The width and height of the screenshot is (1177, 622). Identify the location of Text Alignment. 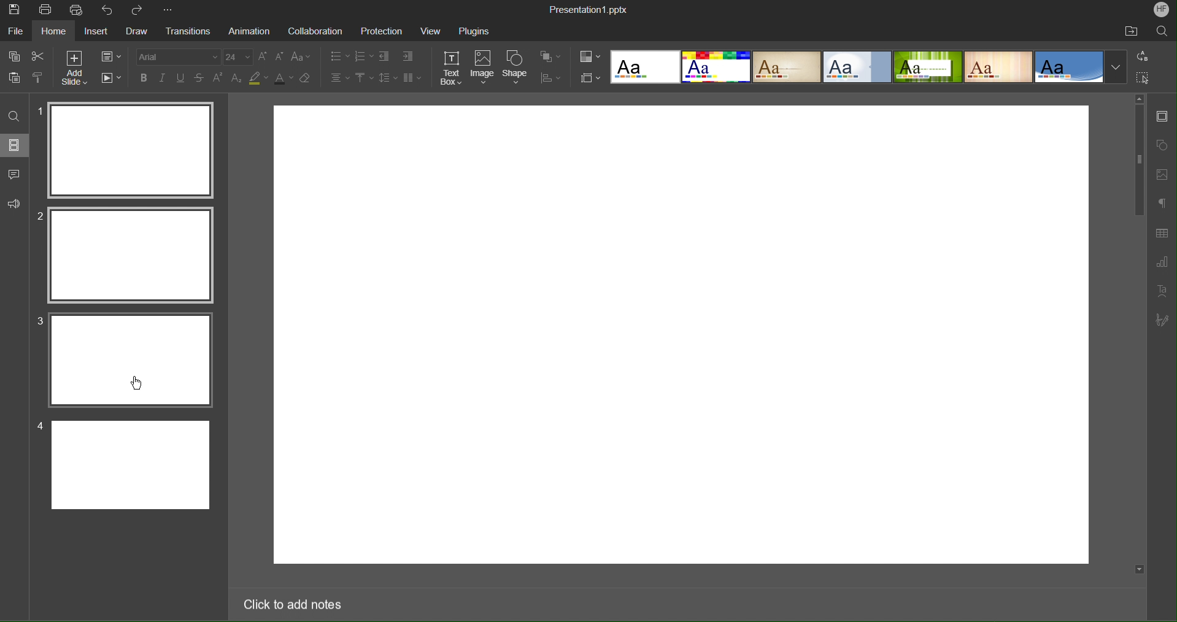
(340, 77).